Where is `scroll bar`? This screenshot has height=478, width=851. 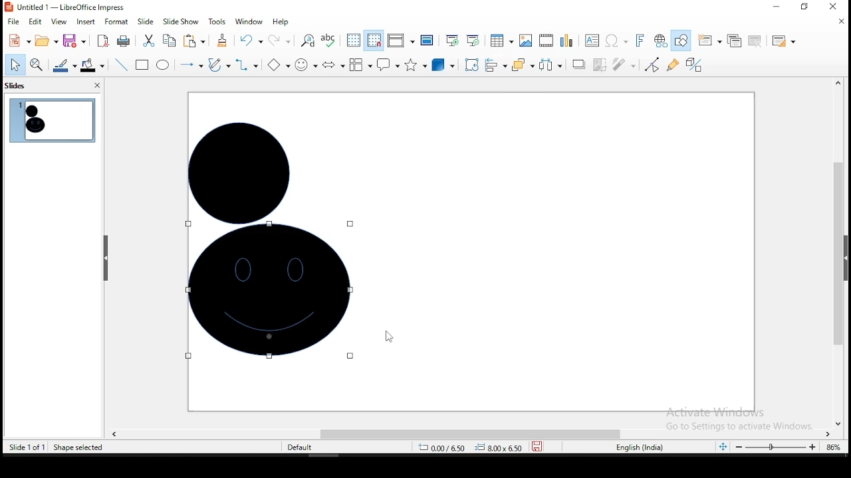 scroll bar is located at coordinates (467, 432).